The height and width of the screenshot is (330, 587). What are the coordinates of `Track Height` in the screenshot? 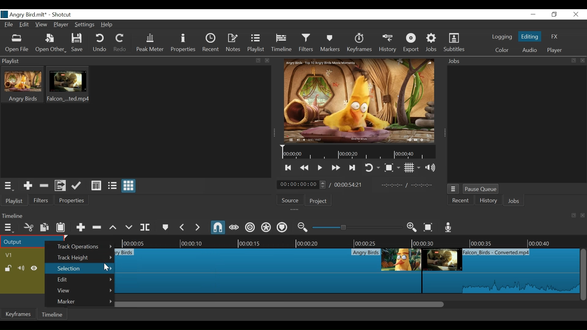 It's located at (85, 258).